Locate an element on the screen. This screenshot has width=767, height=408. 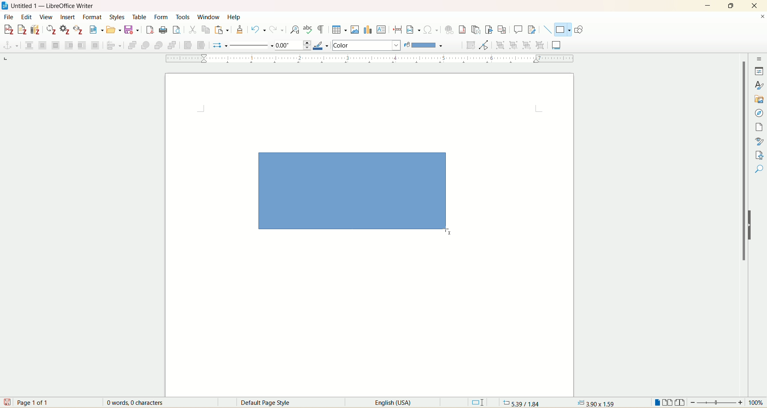
multi page view is located at coordinates (668, 402).